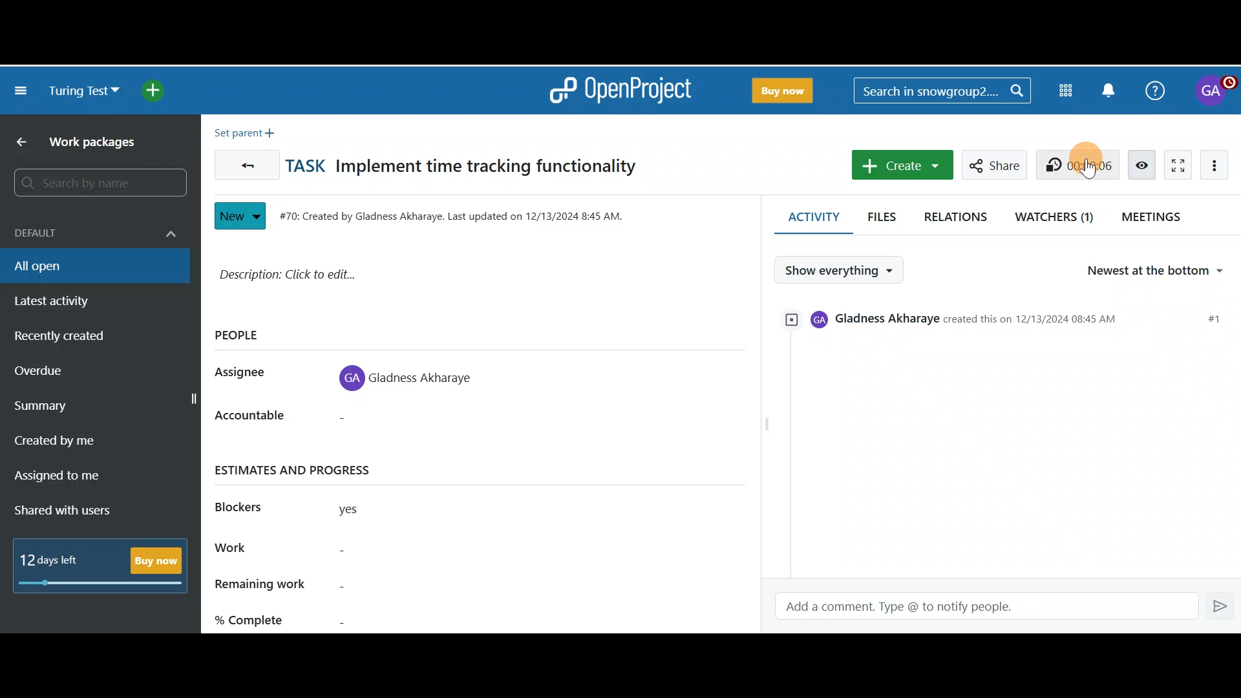  Describe the element at coordinates (247, 505) in the screenshot. I see `Blockers` at that location.